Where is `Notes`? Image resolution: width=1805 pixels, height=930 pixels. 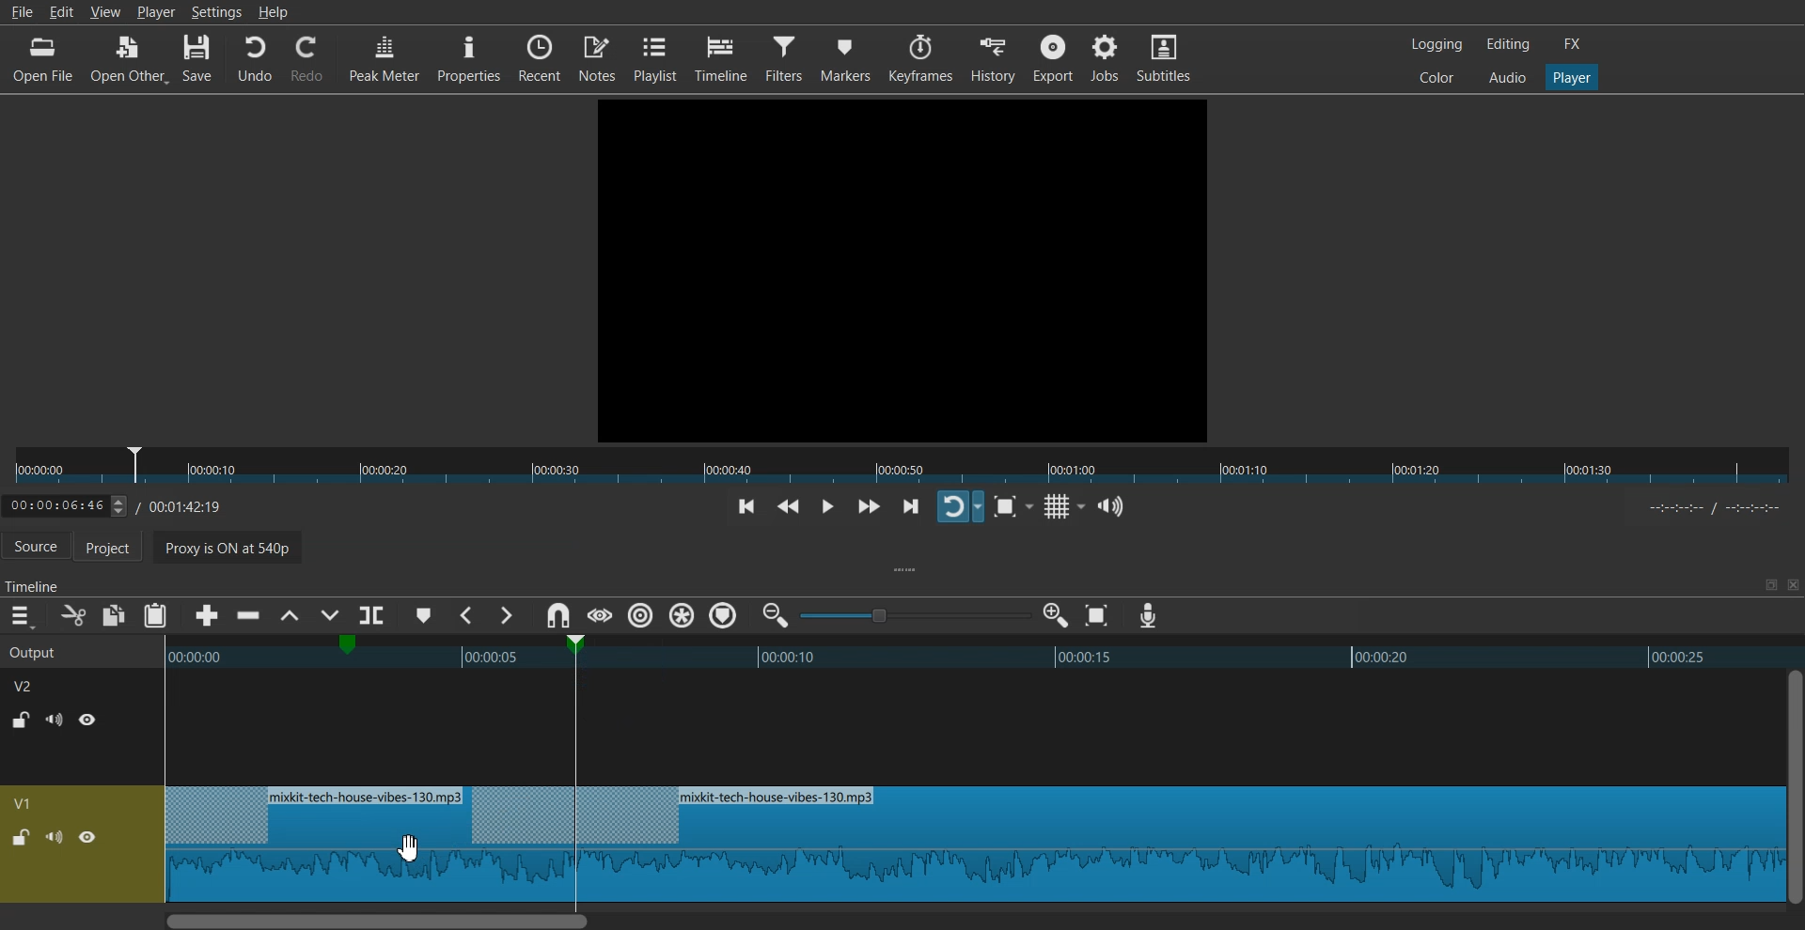 Notes is located at coordinates (599, 56).